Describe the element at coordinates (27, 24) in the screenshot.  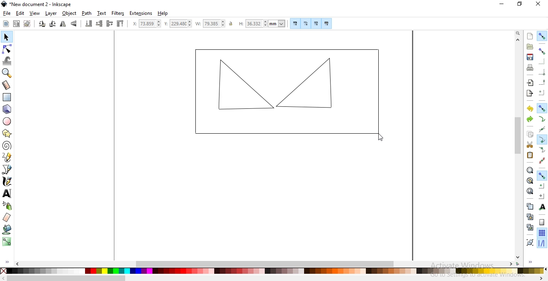
I see `deselect any selected objects or nodes` at that location.